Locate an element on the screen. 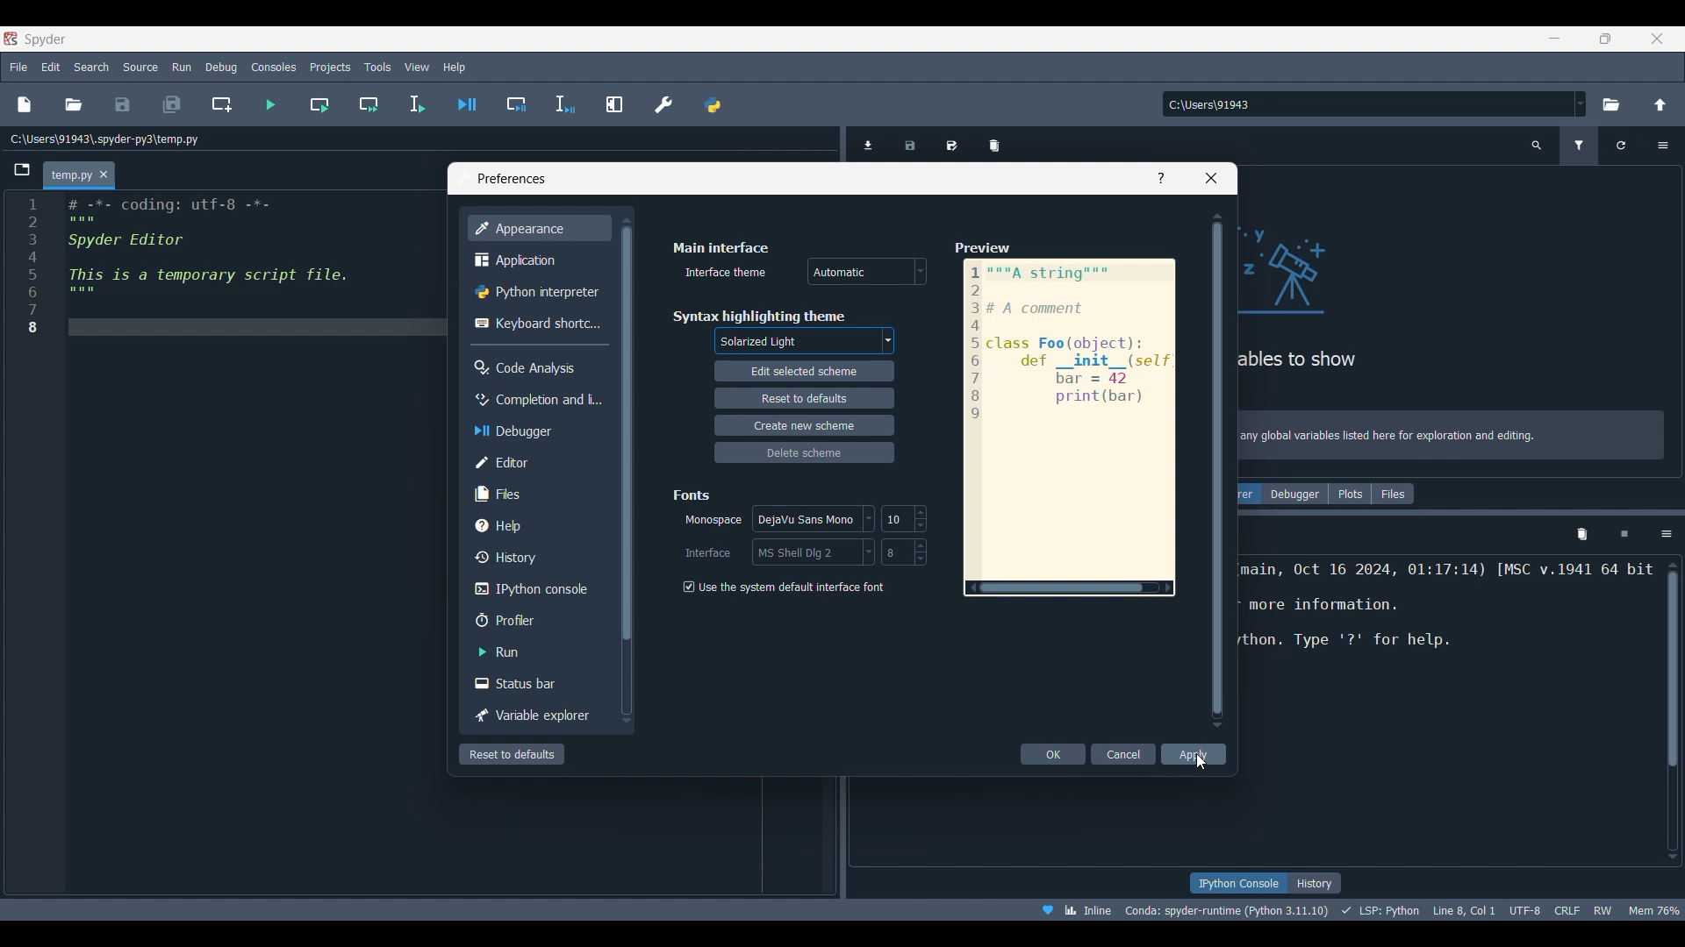  cursor details is located at coordinates (1465, 909).